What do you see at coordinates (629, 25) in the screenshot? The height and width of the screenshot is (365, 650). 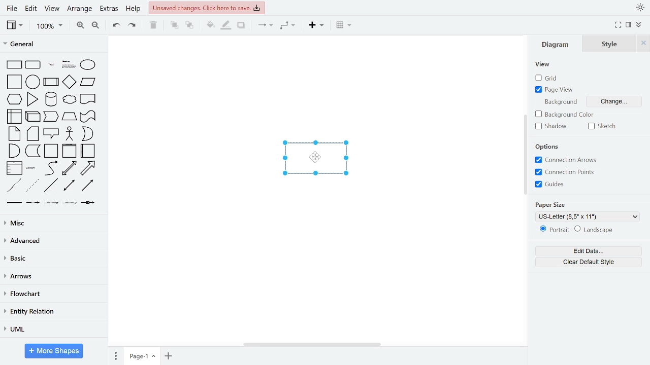 I see `format` at bounding box center [629, 25].